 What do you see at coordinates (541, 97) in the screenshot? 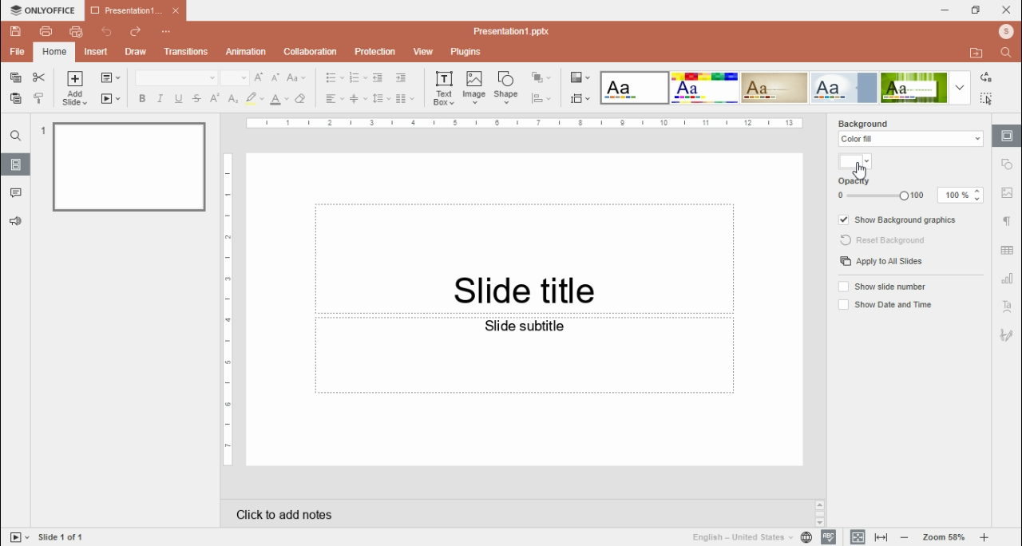
I see `align shapes` at bounding box center [541, 97].